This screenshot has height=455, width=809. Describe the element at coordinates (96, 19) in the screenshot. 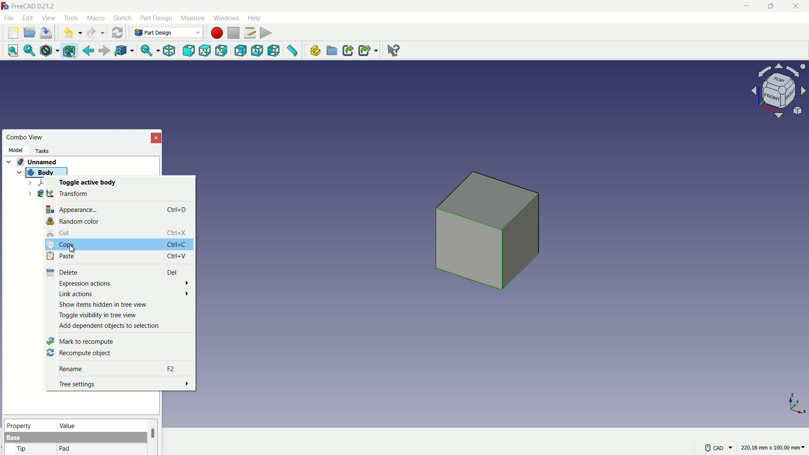

I see `macro` at that location.